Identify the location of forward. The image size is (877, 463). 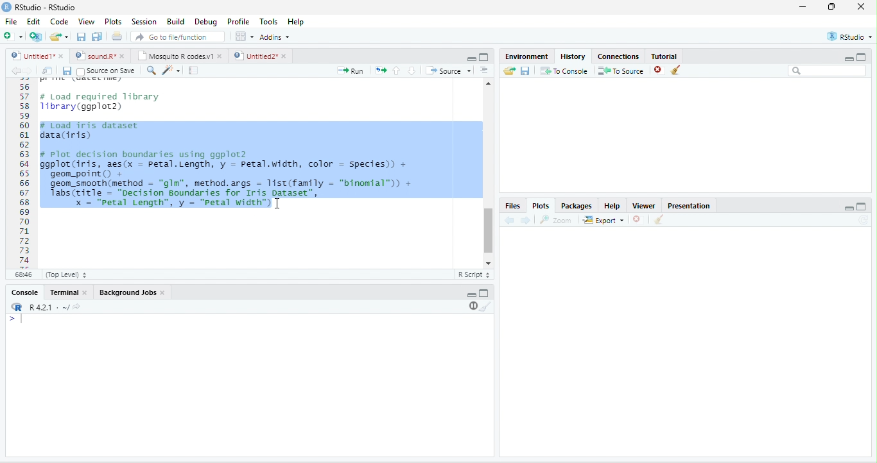
(30, 71).